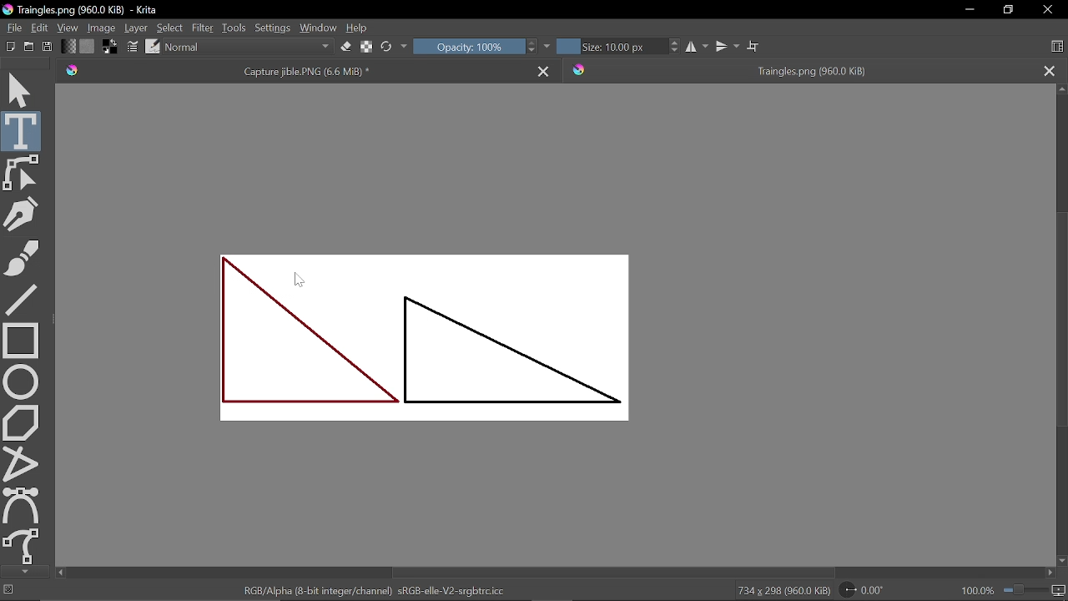 The width and height of the screenshot is (1068, 601). I want to click on Choose workspace, so click(1056, 47).